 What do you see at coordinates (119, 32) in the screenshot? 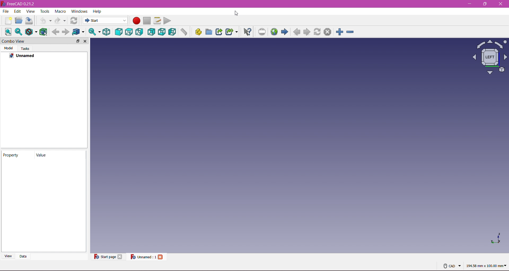
I see `Front` at bounding box center [119, 32].